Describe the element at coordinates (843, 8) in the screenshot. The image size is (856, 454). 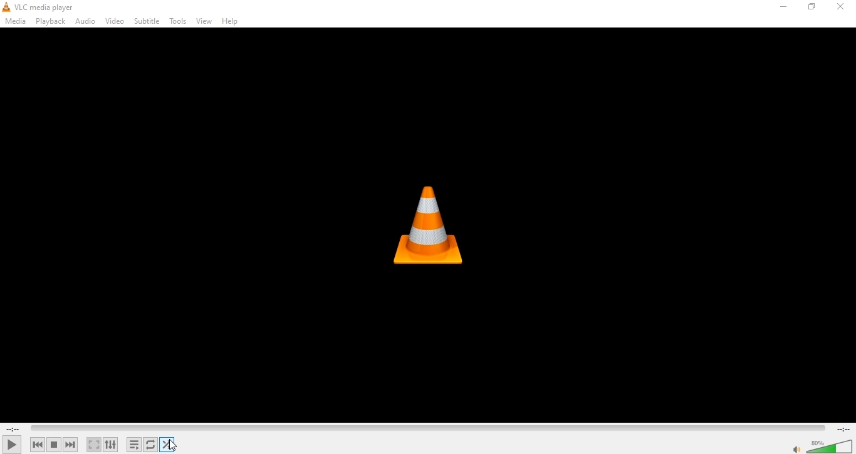
I see `close` at that location.